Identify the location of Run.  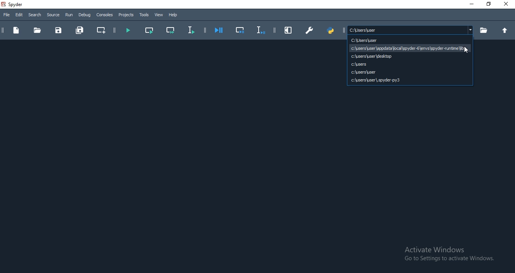
(69, 15).